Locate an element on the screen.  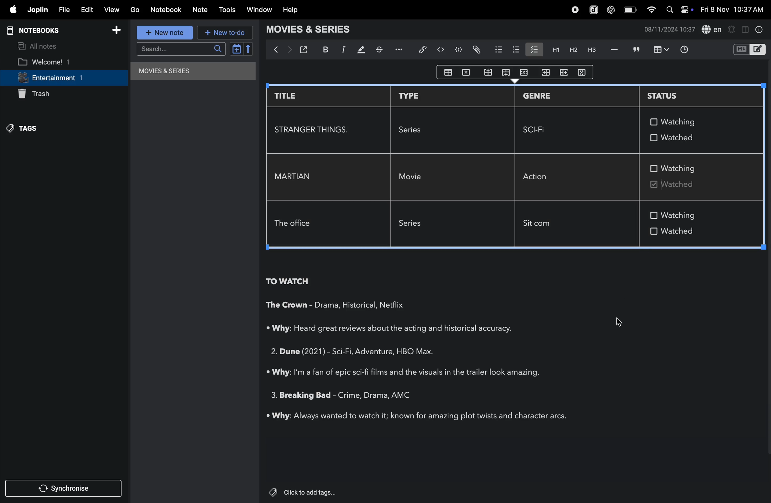
all notes is located at coordinates (40, 46).